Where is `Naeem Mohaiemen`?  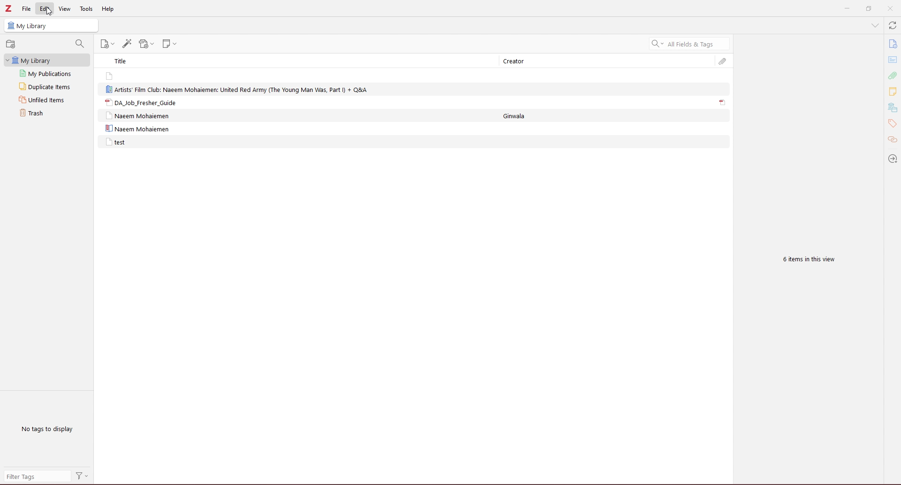 Naeem Mohaiemen is located at coordinates (137, 129).